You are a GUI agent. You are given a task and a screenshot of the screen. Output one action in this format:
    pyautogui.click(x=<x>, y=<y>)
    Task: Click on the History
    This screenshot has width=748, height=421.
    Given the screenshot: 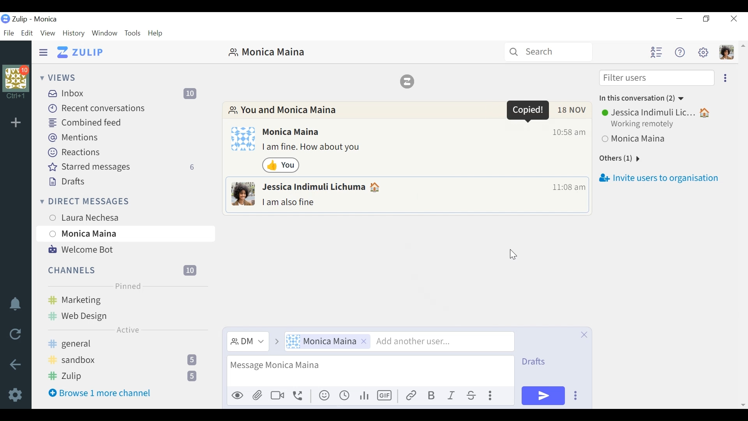 What is the action you would take?
    pyautogui.click(x=75, y=34)
    